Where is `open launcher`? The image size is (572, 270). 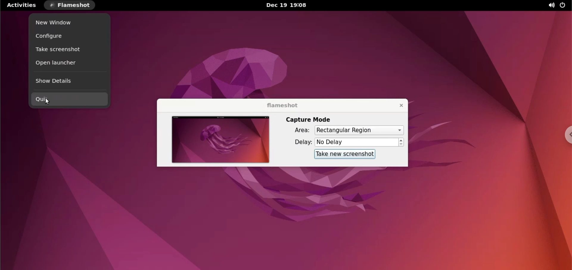 open launcher is located at coordinates (69, 65).